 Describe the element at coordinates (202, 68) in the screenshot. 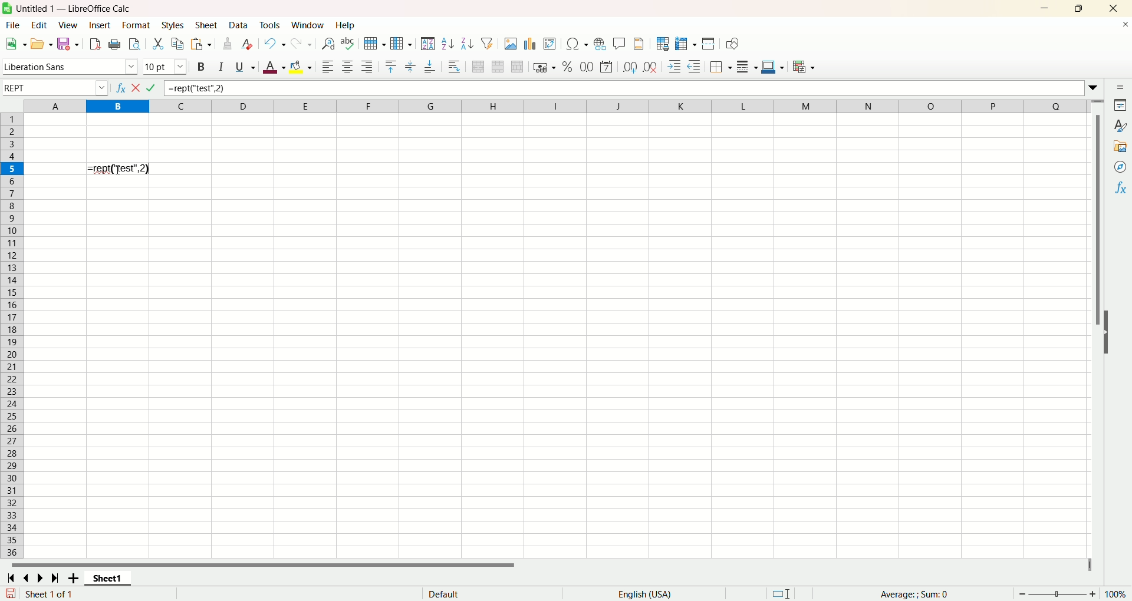

I see `bold` at that location.